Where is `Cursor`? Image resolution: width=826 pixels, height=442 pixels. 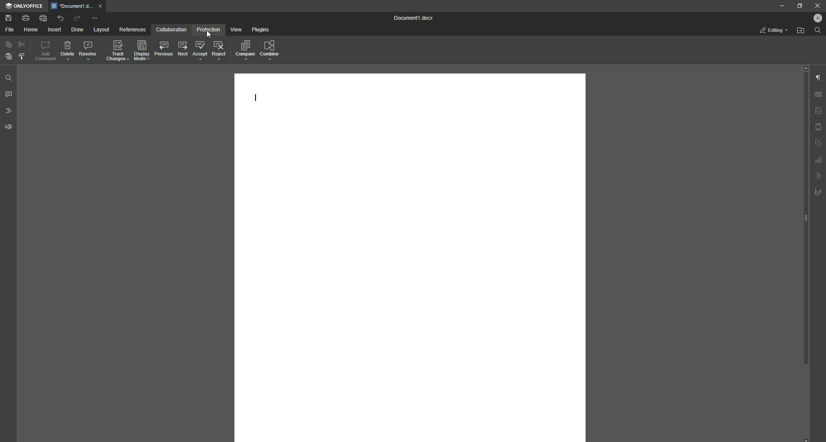
Cursor is located at coordinates (209, 34).